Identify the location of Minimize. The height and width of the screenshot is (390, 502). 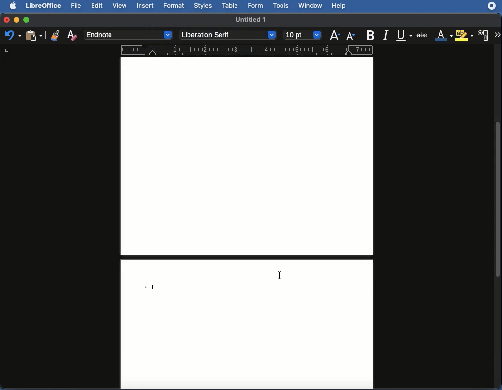
(16, 19).